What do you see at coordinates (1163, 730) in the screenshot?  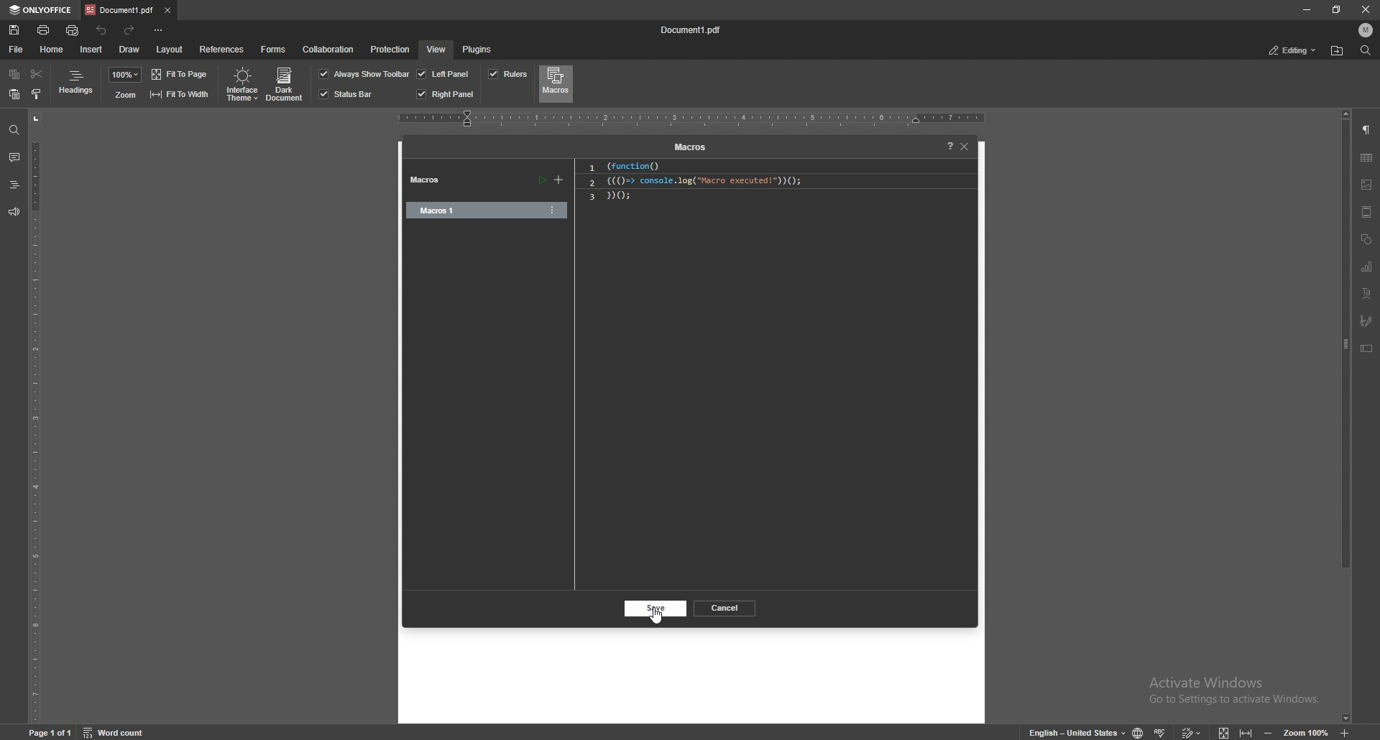 I see `spell check` at bounding box center [1163, 730].